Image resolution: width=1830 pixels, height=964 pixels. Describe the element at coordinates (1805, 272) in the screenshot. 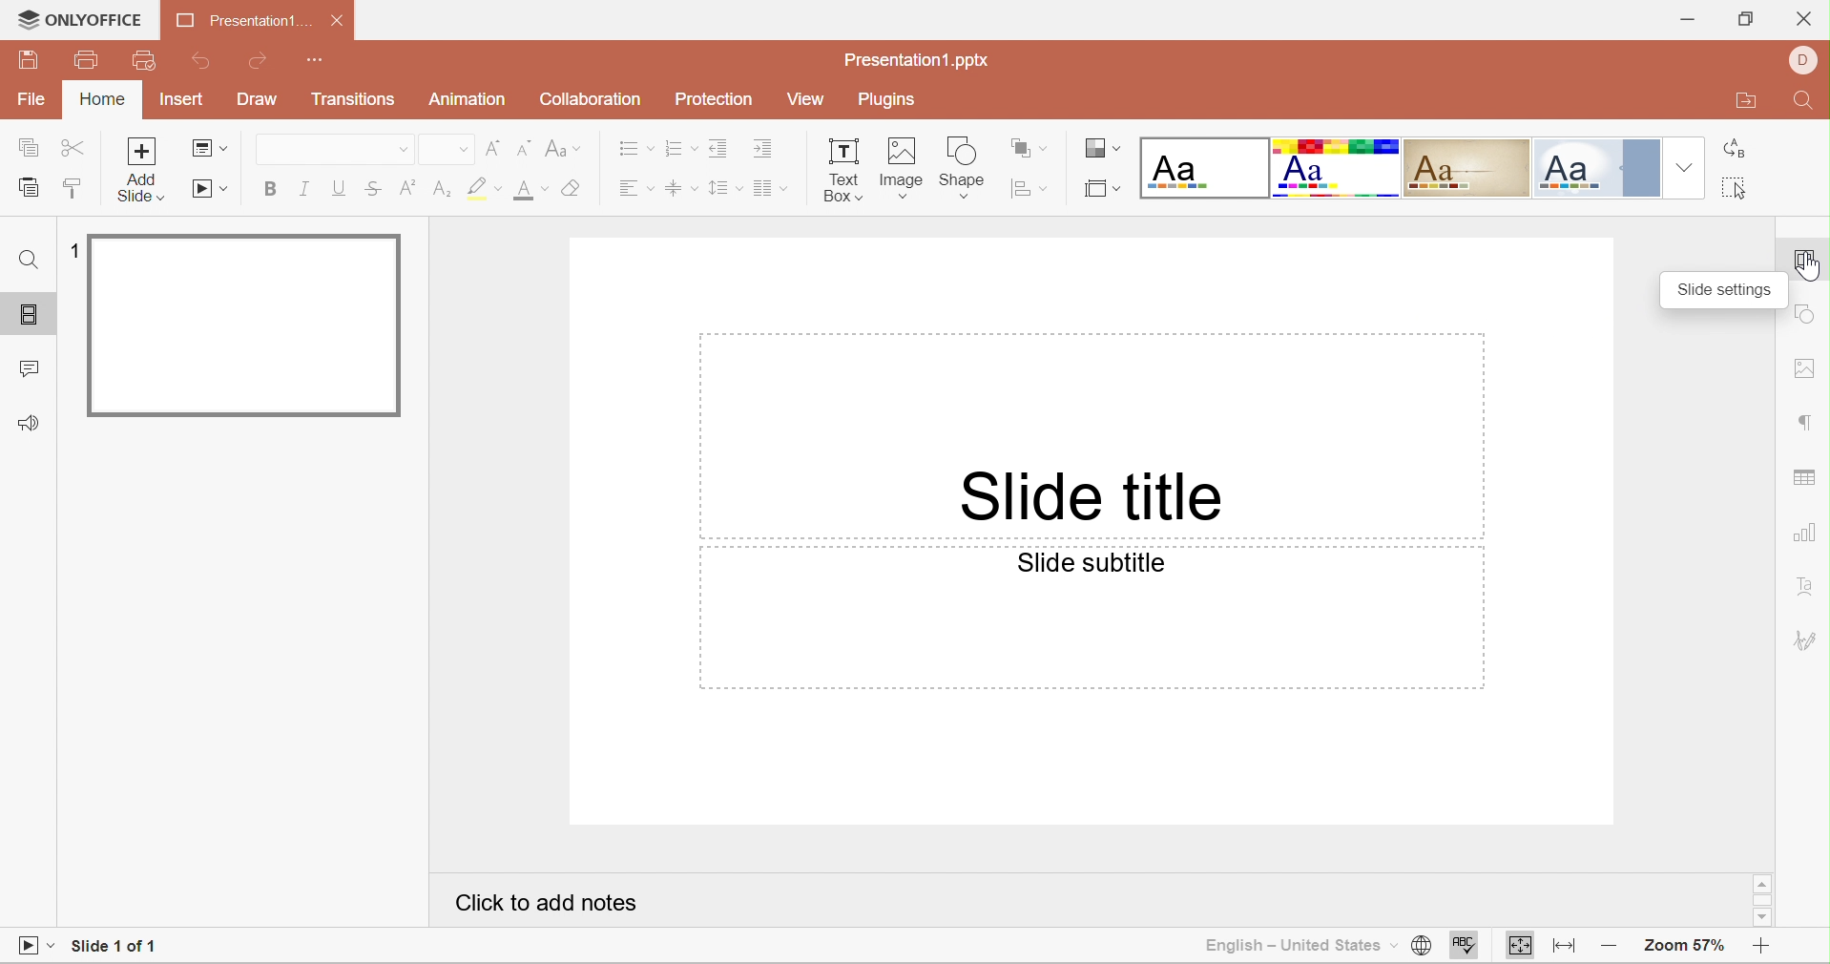

I see `cursor` at that location.